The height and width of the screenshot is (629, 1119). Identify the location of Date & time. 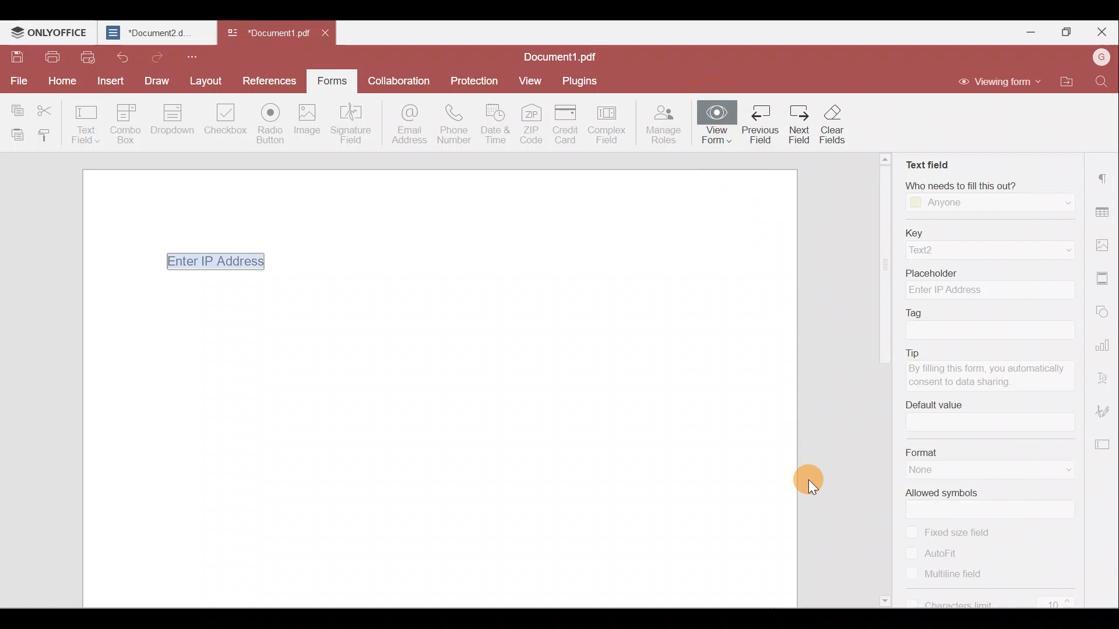
(495, 126).